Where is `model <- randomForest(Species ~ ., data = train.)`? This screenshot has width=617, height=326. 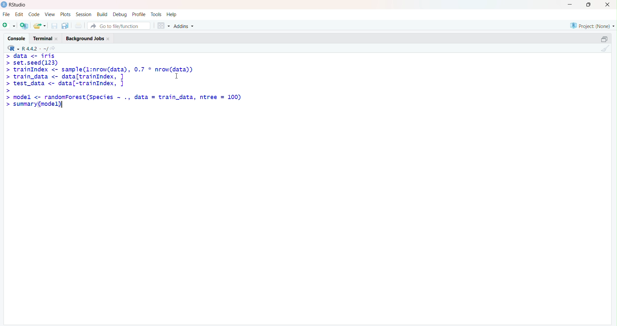 model <- randomForest(Species ~ ., data = train.) is located at coordinates (129, 97).